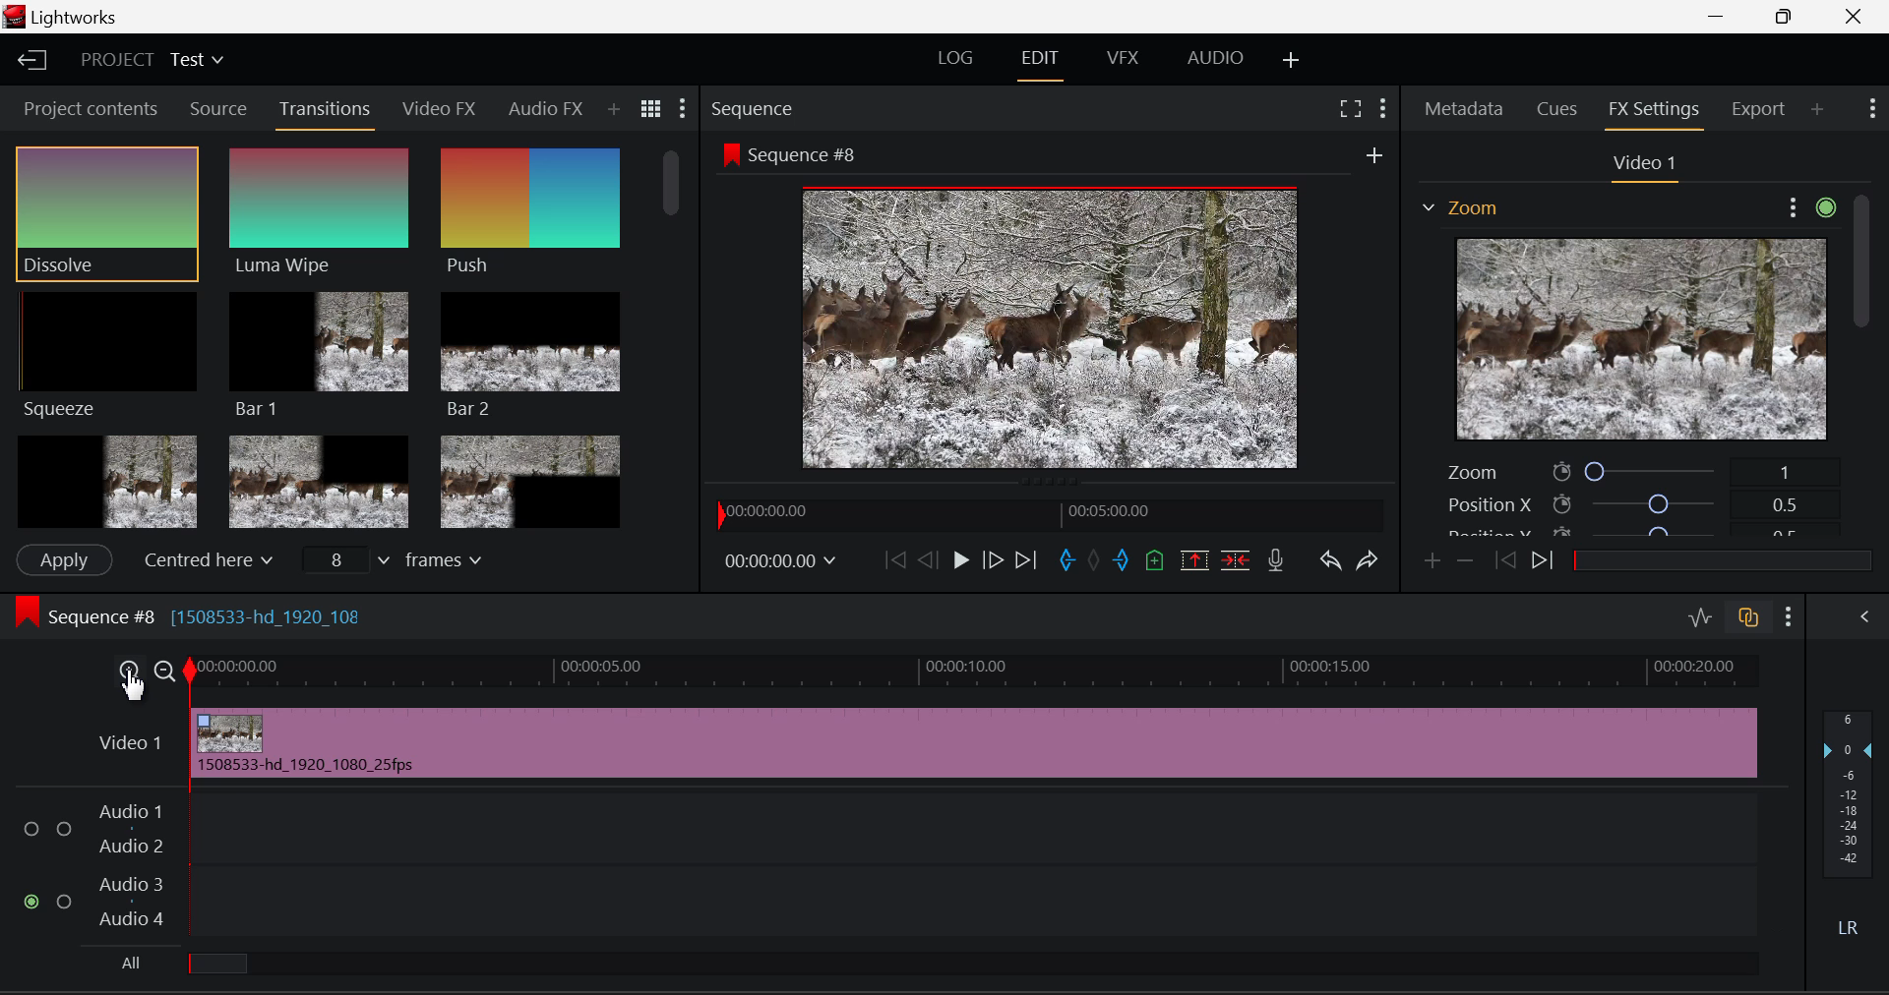 The width and height of the screenshot is (1889, 995). I want to click on Box 2, so click(319, 481).